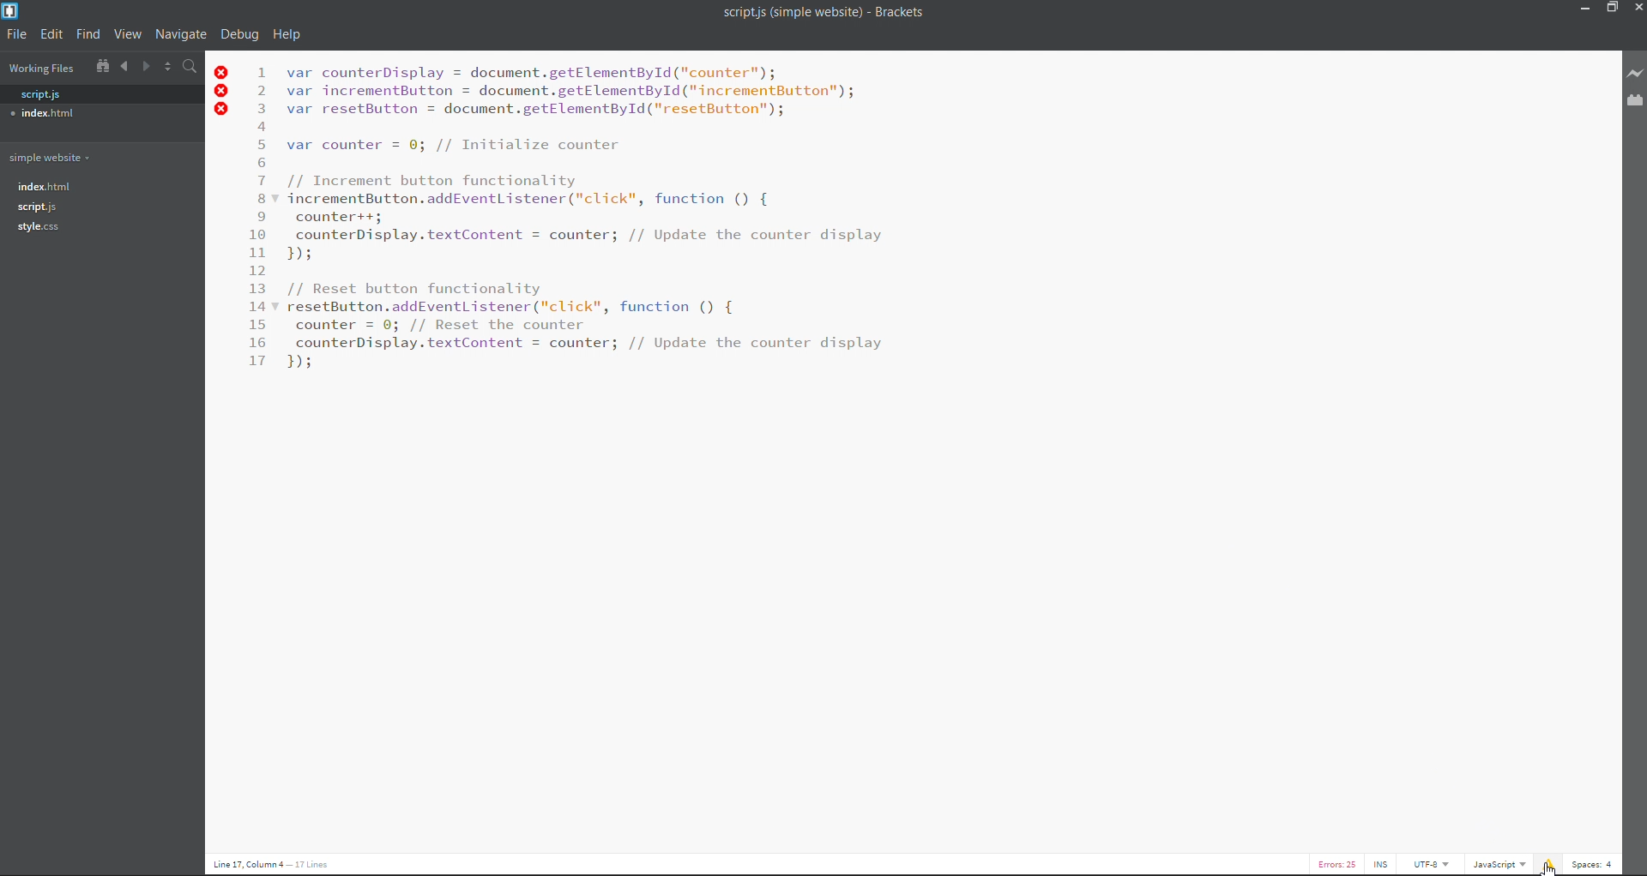  I want to click on file type, so click(1499, 864).